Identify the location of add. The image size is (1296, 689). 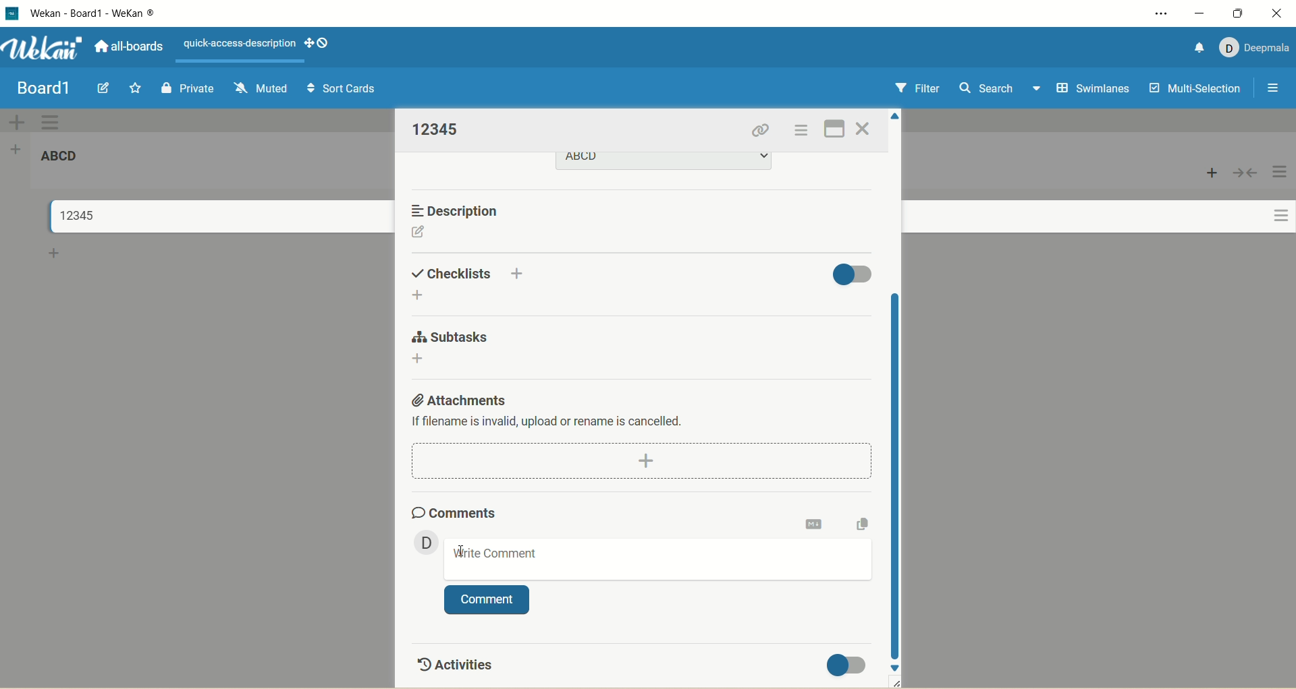
(520, 271).